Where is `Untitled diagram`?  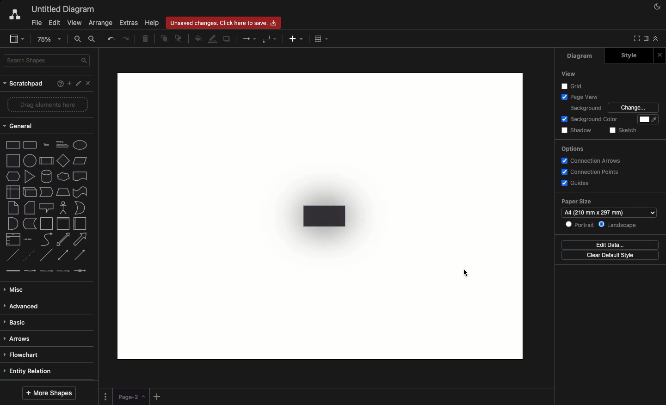 Untitled diagram is located at coordinates (62, 10).